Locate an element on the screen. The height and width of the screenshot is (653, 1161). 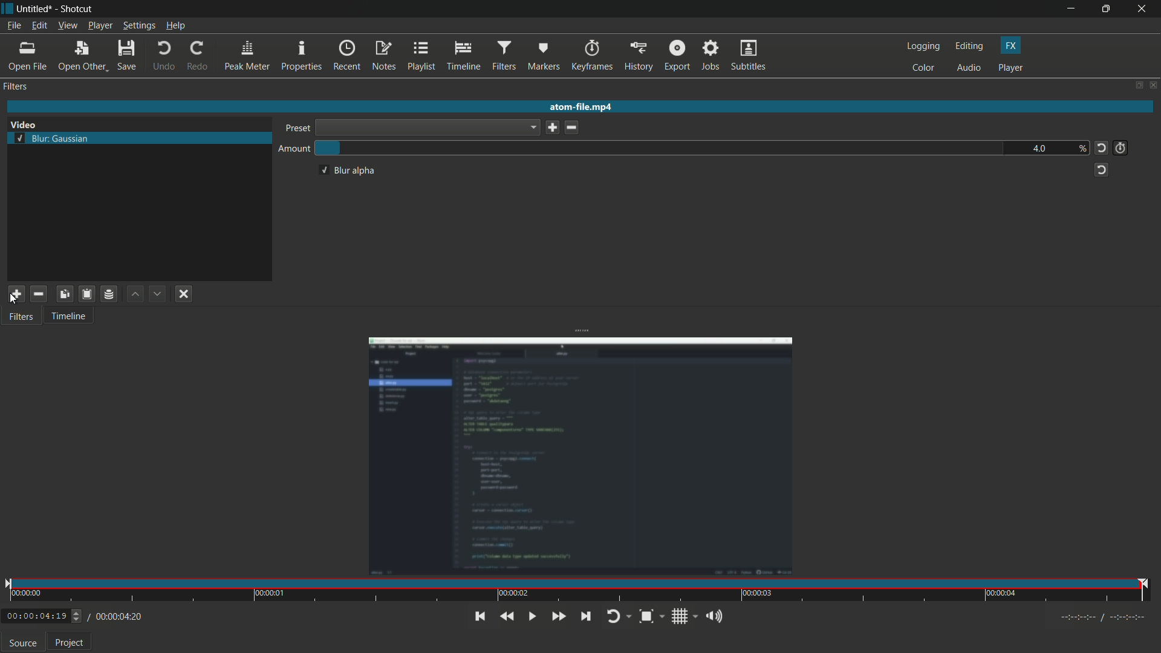
timeline is located at coordinates (462, 56).